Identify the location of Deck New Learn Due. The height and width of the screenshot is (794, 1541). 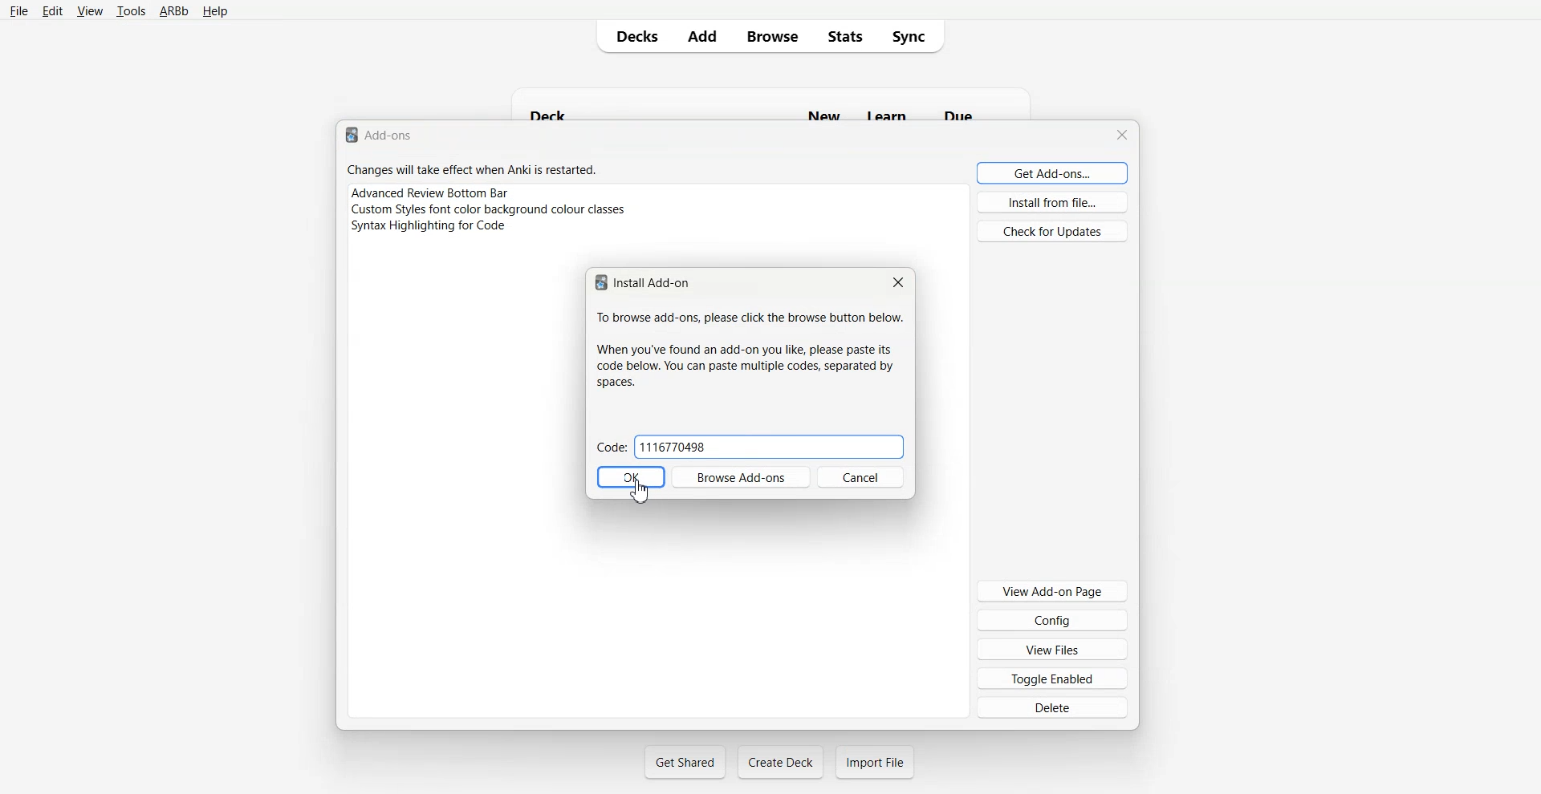
(764, 115).